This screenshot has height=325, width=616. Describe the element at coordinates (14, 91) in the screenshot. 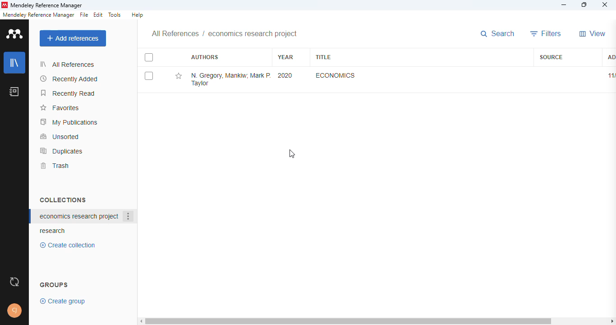

I see `notebook` at that location.